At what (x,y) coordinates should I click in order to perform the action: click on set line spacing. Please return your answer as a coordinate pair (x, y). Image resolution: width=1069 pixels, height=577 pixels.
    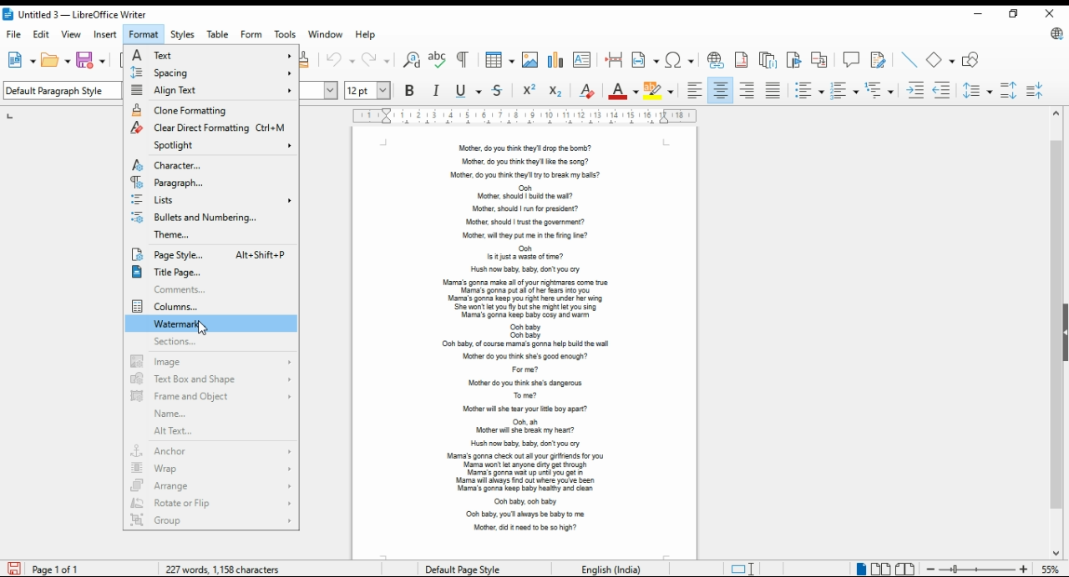
    Looking at the image, I should click on (977, 91).